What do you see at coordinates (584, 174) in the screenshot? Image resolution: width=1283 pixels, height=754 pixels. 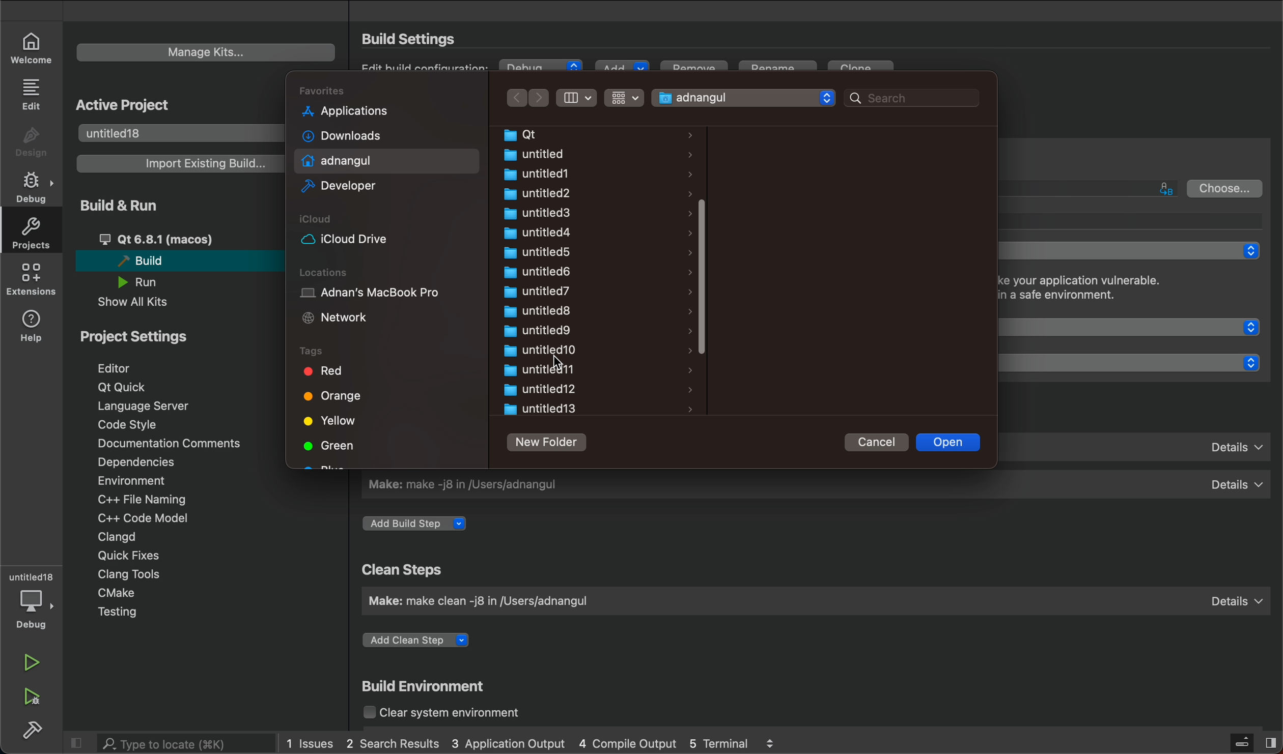 I see `untitled1` at bounding box center [584, 174].